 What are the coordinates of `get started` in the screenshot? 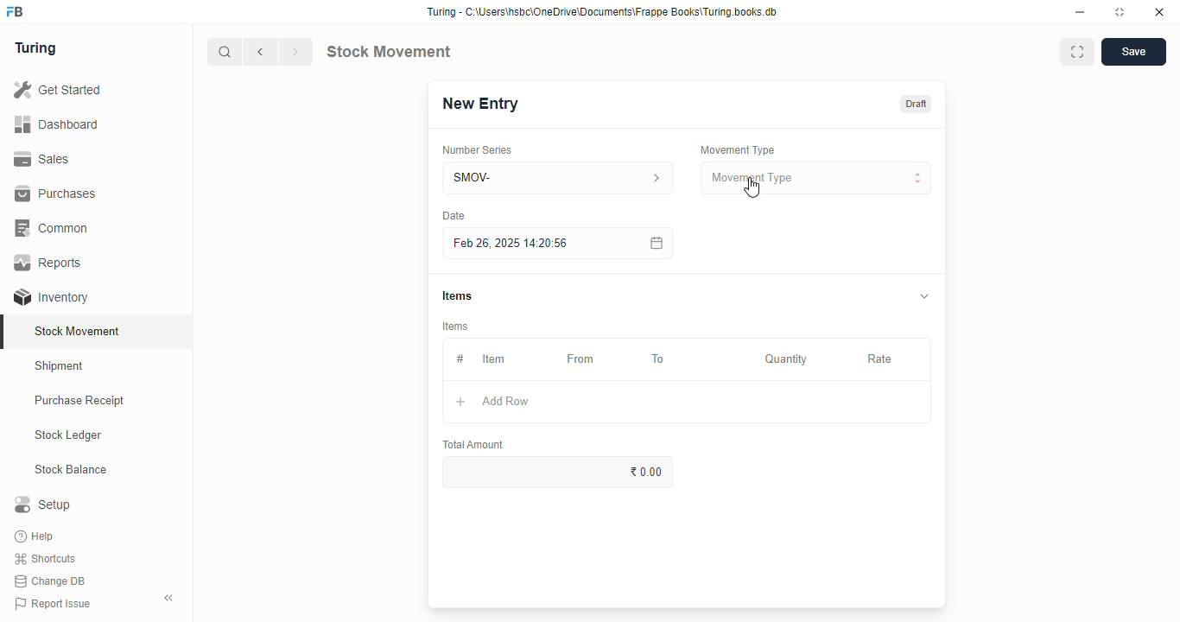 It's located at (59, 90).